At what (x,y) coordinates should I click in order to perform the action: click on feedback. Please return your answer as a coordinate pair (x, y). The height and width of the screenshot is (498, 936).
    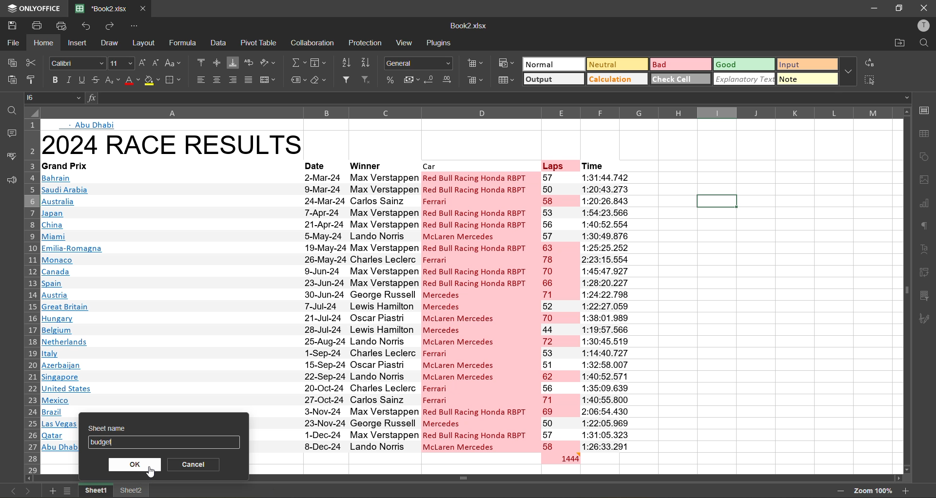
    Looking at the image, I should click on (10, 183).